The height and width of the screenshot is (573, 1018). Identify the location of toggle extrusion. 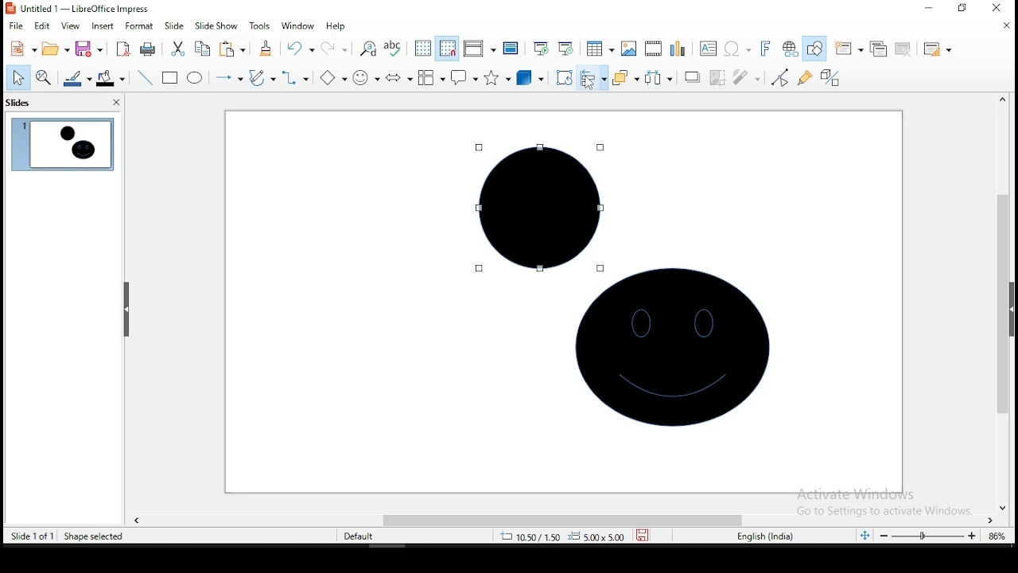
(830, 80).